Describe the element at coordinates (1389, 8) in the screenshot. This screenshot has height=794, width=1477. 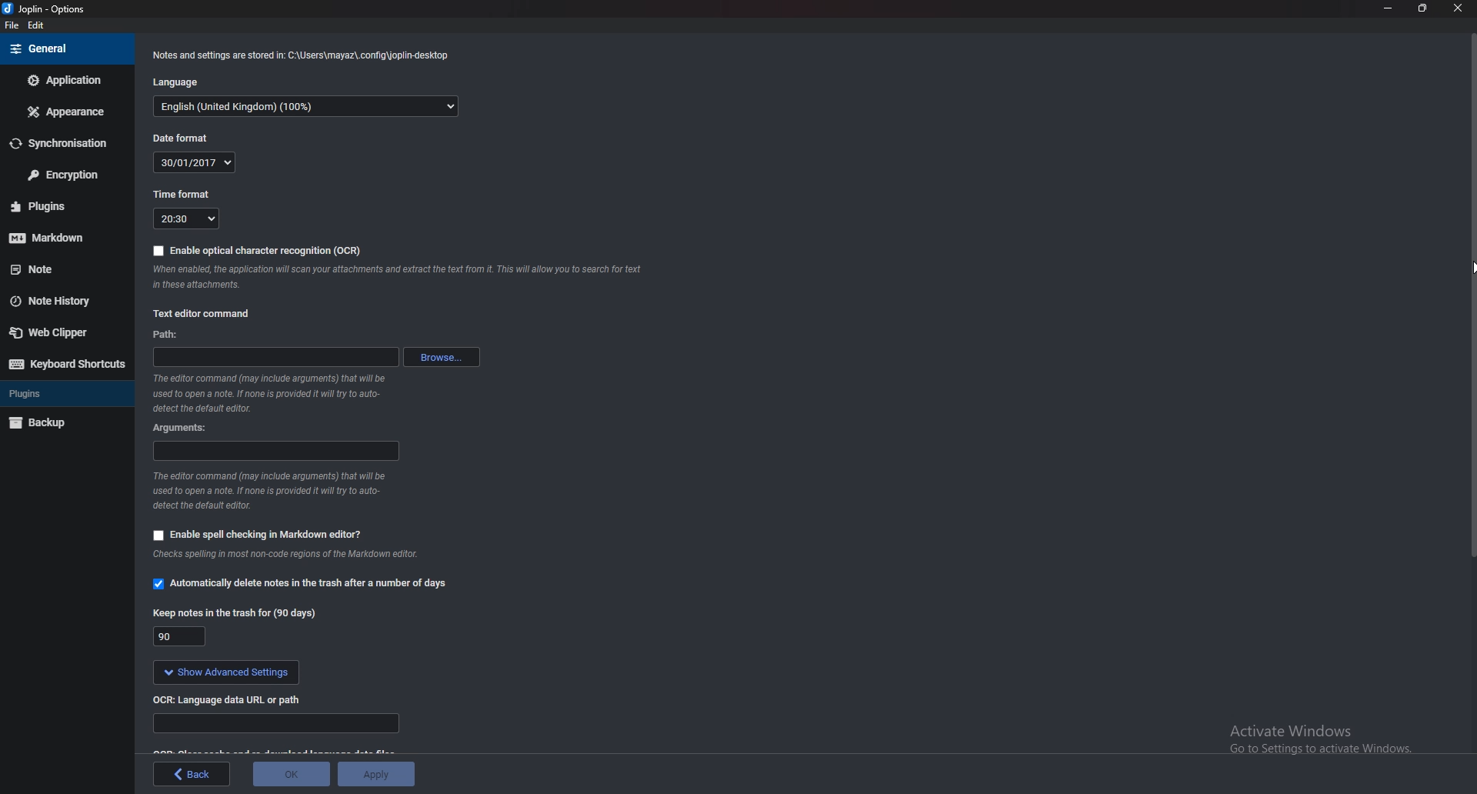
I see `Minimize` at that location.